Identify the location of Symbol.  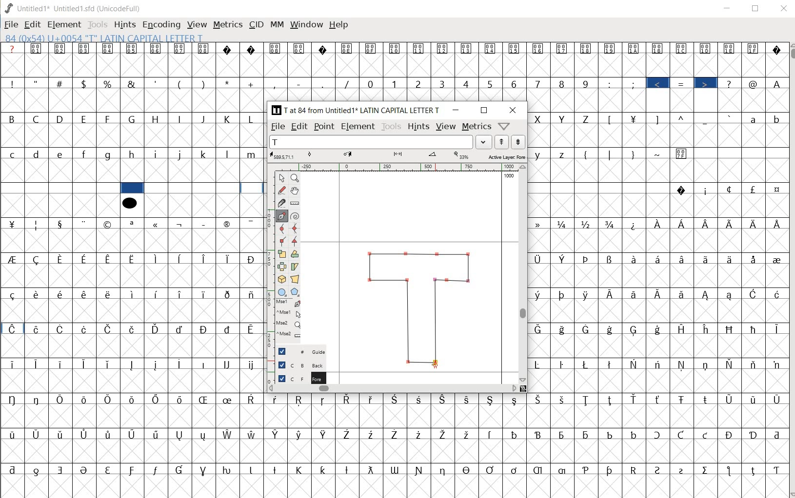
(636, 294).